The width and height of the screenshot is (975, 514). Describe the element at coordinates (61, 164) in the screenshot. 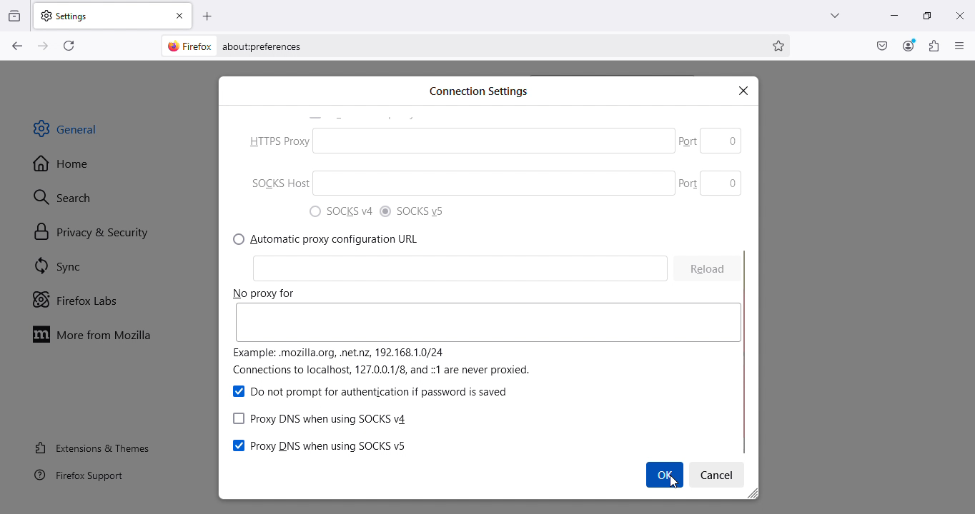

I see `Home` at that location.